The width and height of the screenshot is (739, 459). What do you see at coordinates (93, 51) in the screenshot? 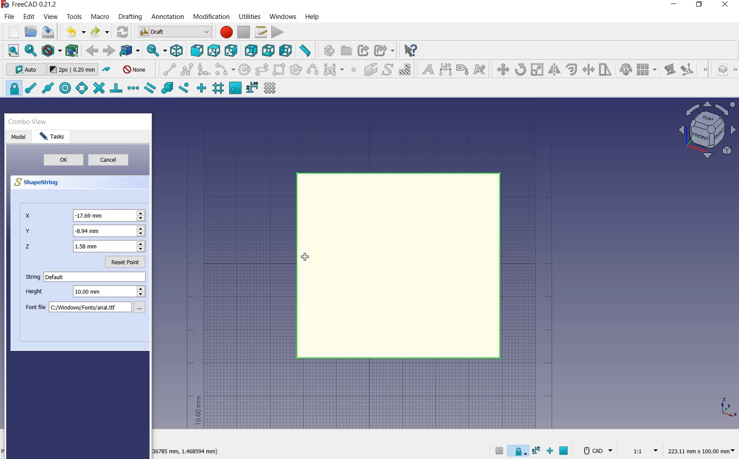
I see `back` at bounding box center [93, 51].